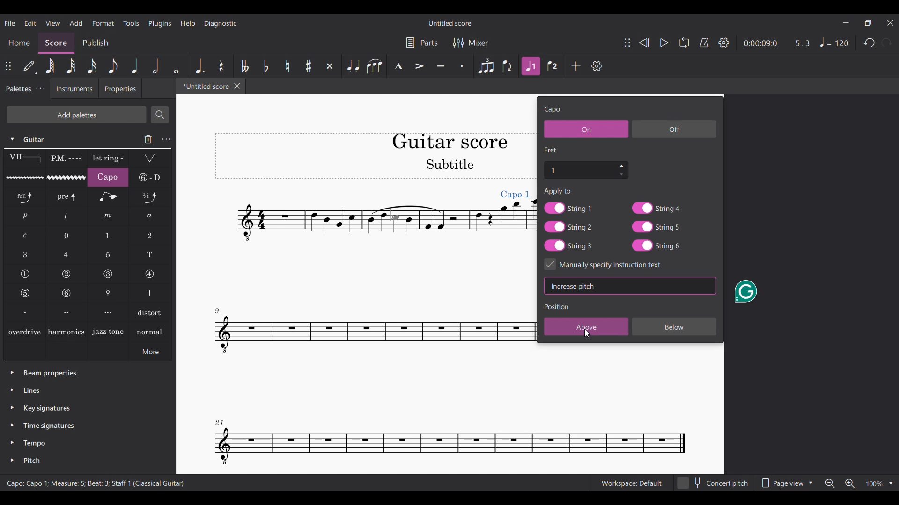 This screenshot has width=899, height=505. I want to click on Change position, so click(627, 43).